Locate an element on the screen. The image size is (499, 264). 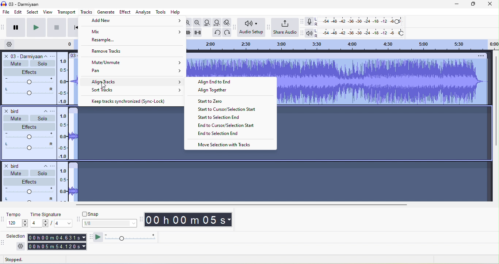
bird is located at coordinates (16, 165).